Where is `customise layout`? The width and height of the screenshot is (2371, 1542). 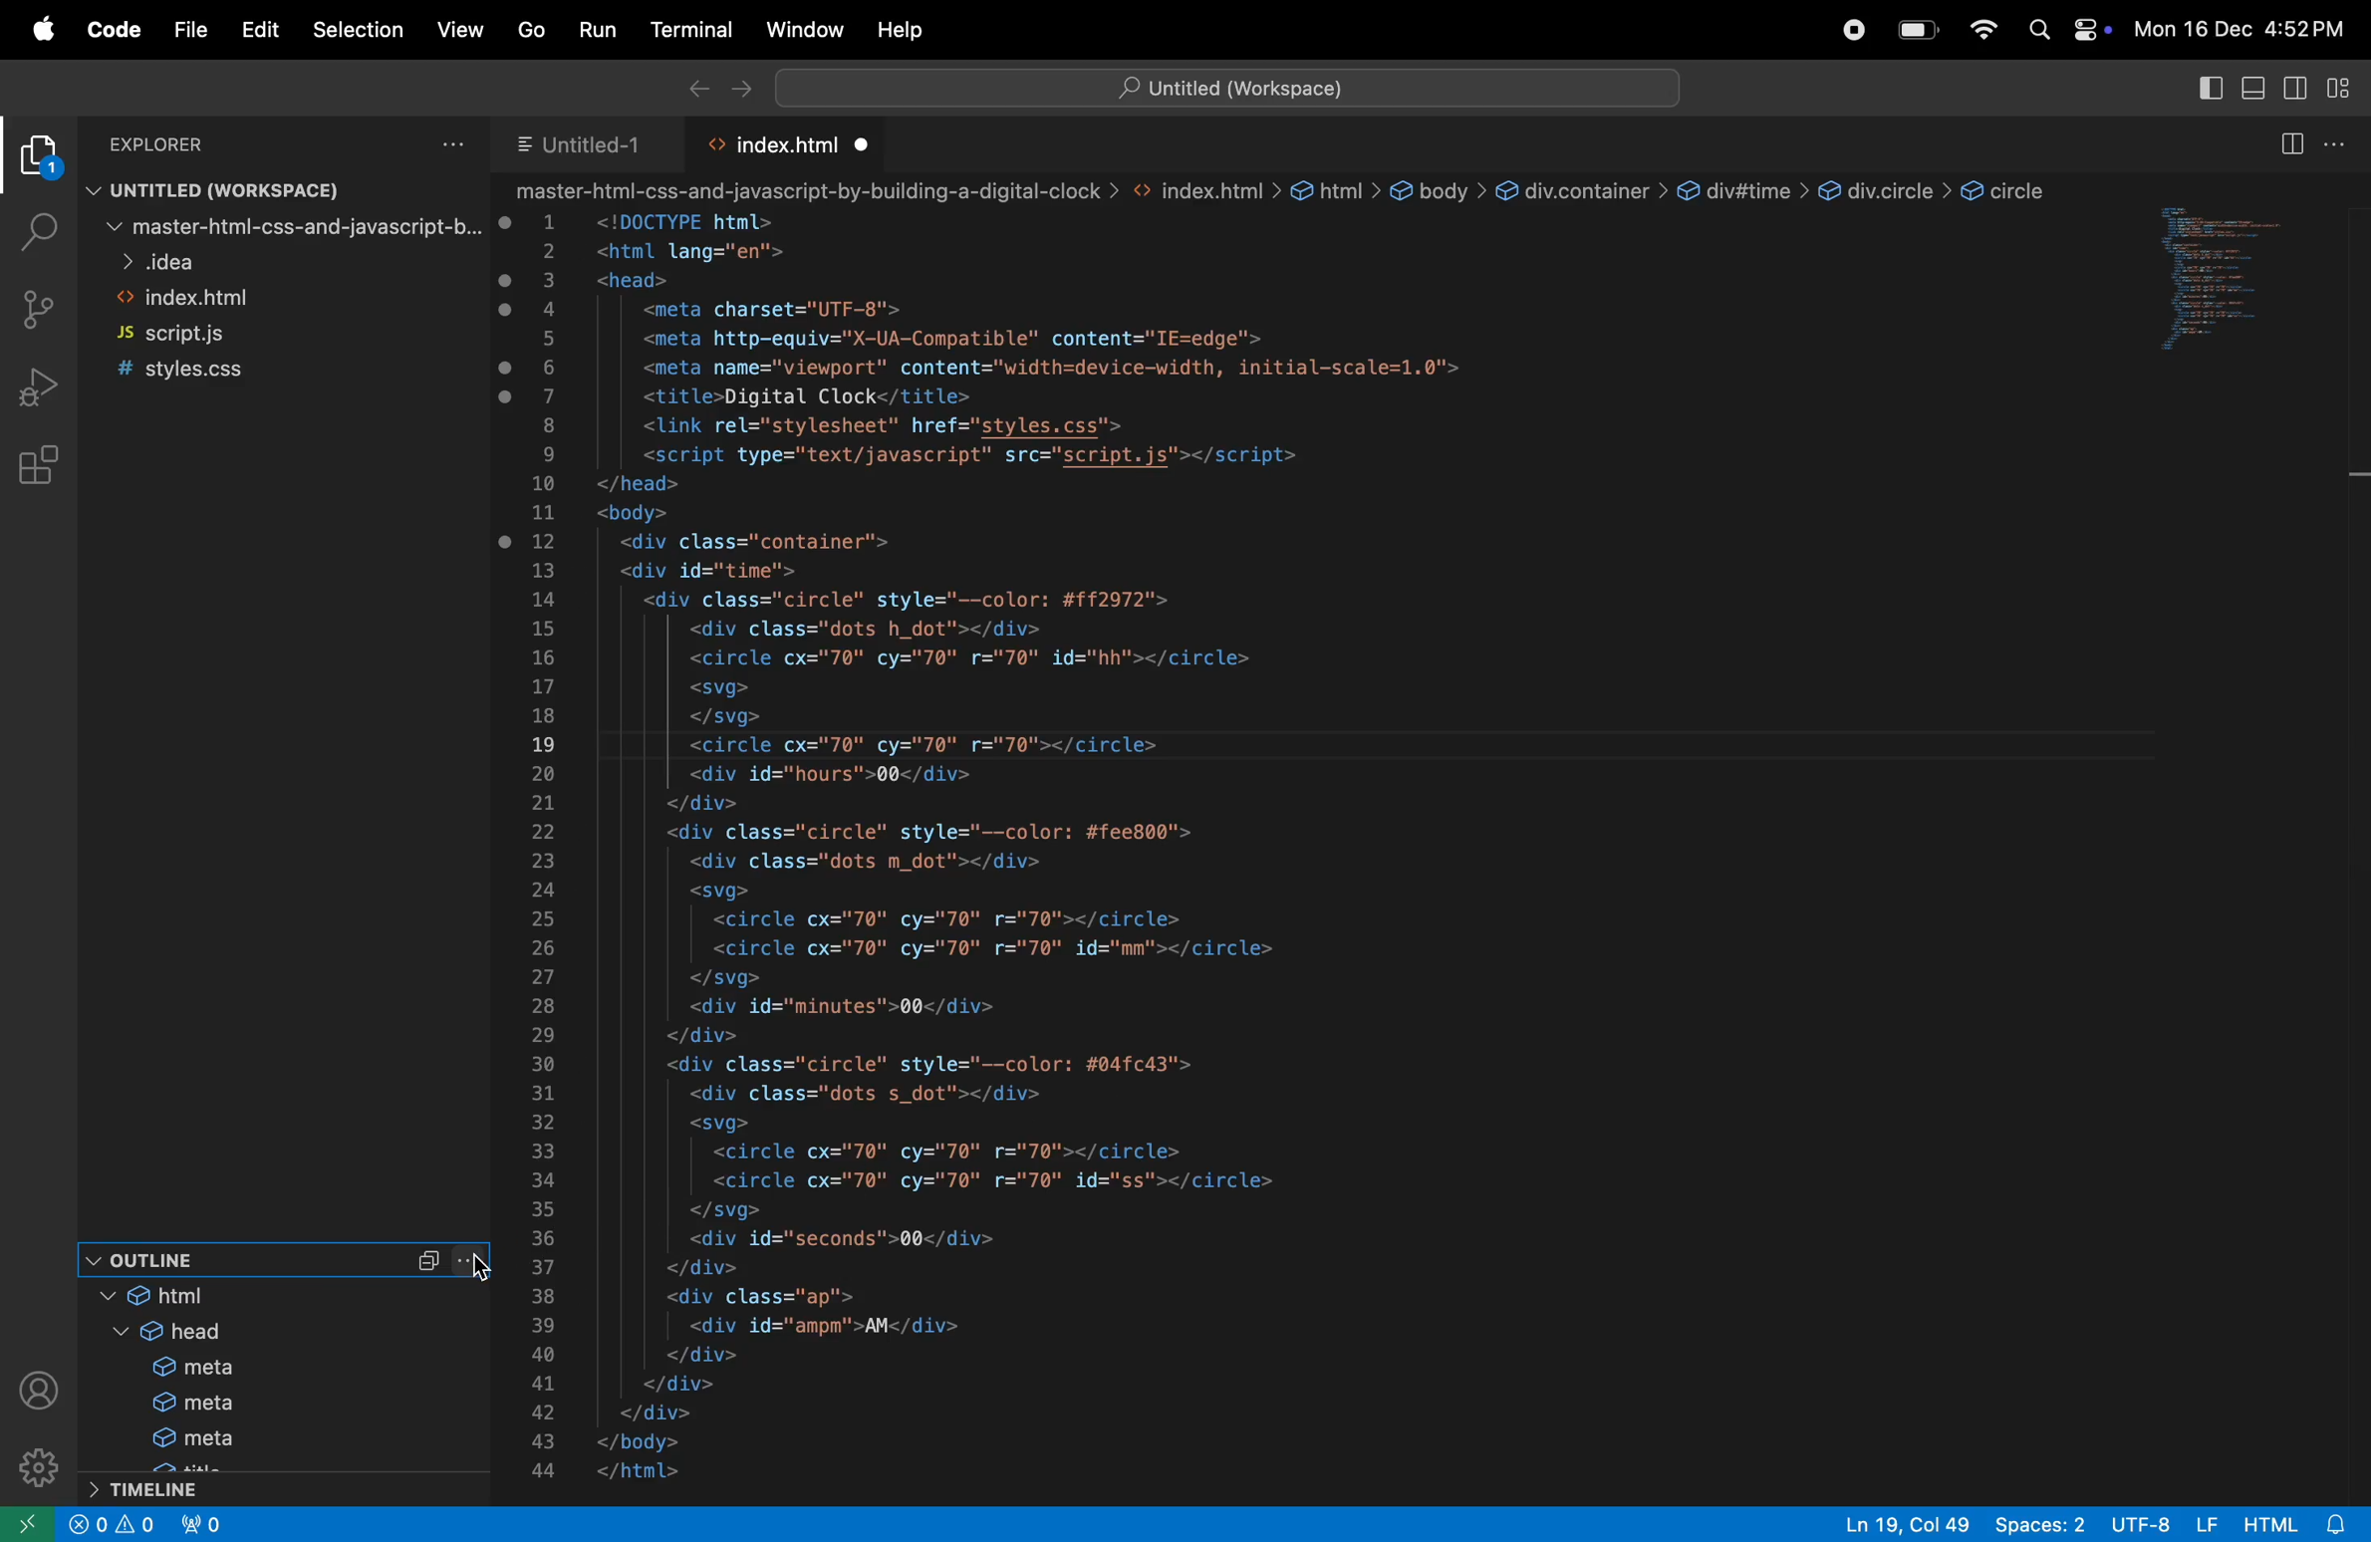 customise layout is located at coordinates (2348, 85).